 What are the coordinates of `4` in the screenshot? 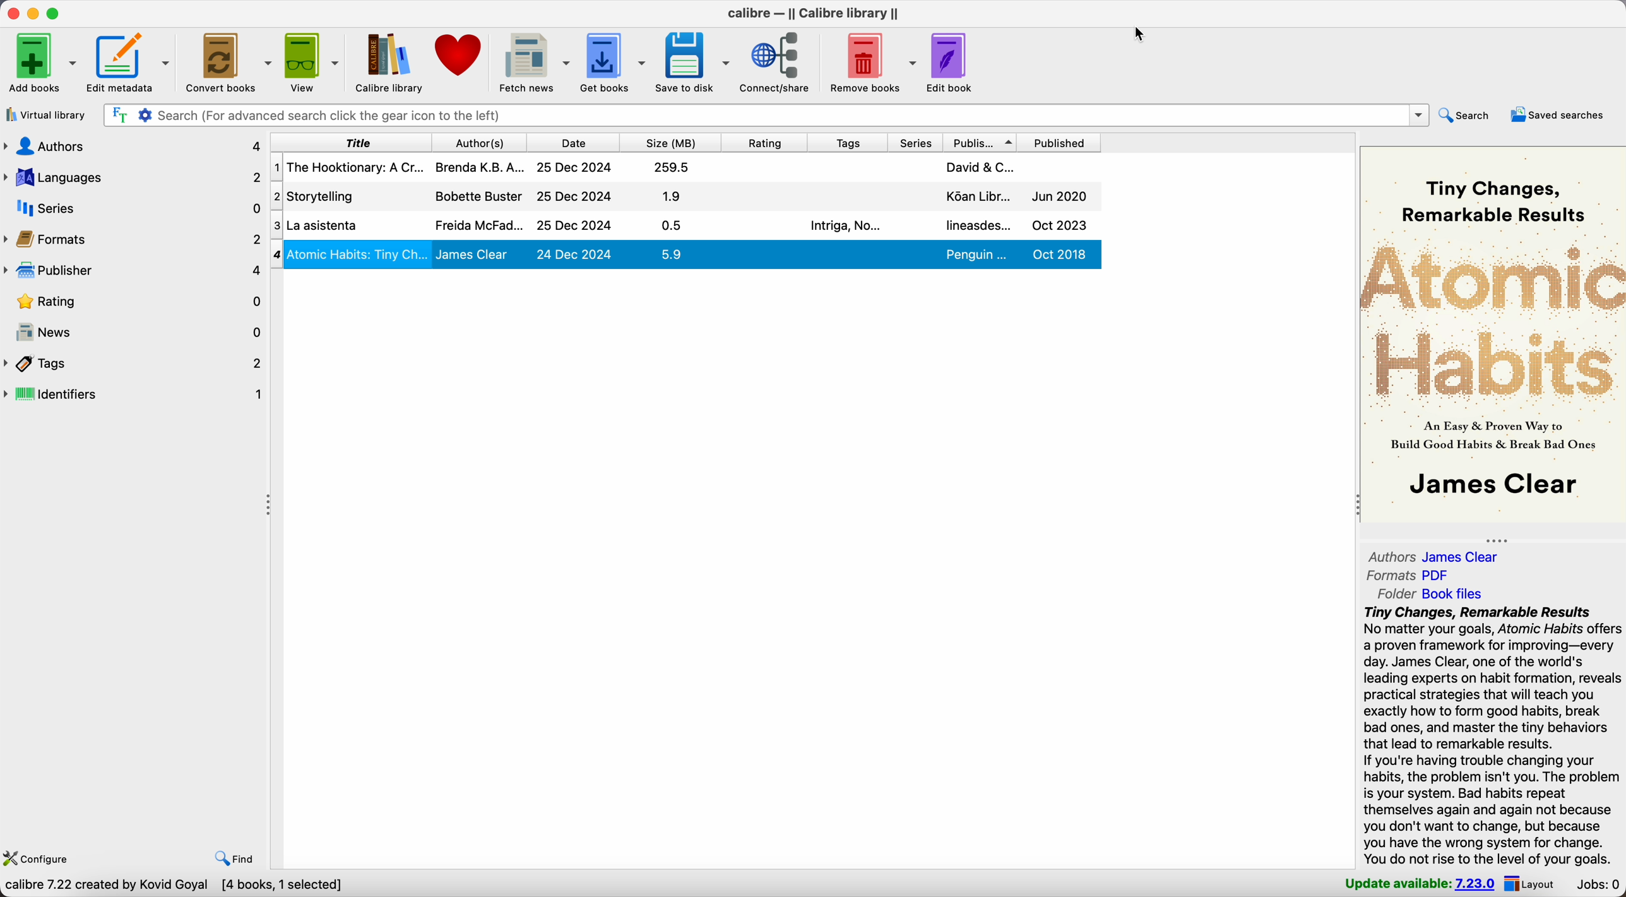 It's located at (278, 254).